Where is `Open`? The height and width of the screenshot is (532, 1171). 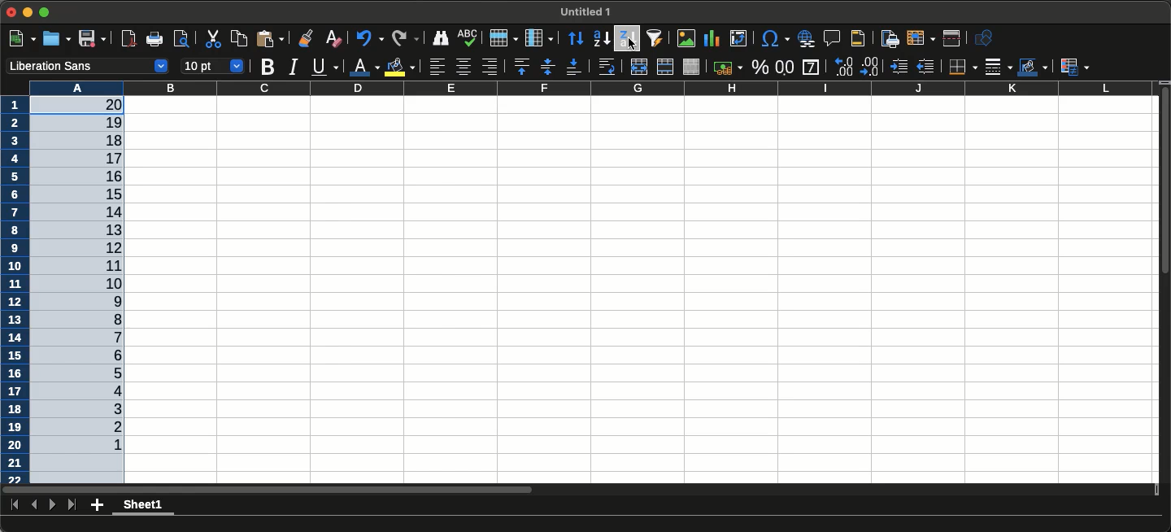 Open is located at coordinates (56, 39).